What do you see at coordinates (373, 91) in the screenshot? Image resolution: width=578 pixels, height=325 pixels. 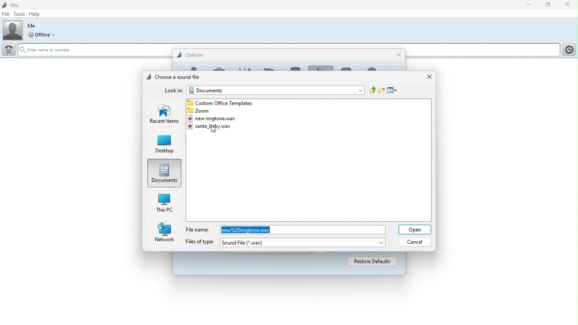 I see `up one level` at bounding box center [373, 91].